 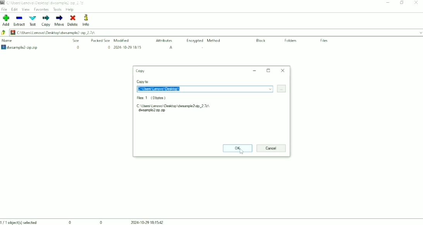 What do you see at coordinates (46, 3) in the screenshot?
I see `C:\Users\Lenovo\Desktop\dwsample2-zip_2.7z` at bounding box center [46, 3].